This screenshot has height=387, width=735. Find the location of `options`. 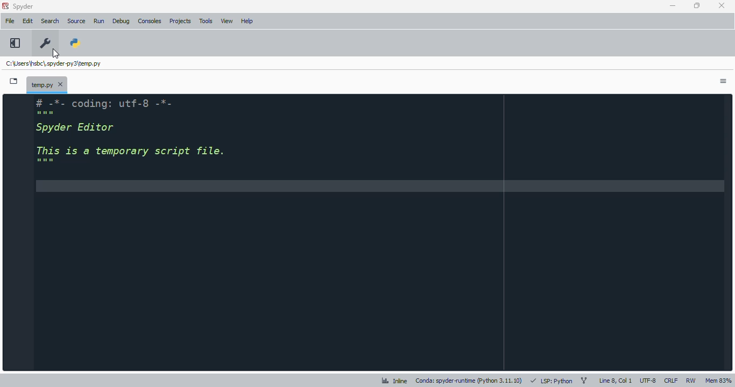

options is located at coordinates (724, 82).